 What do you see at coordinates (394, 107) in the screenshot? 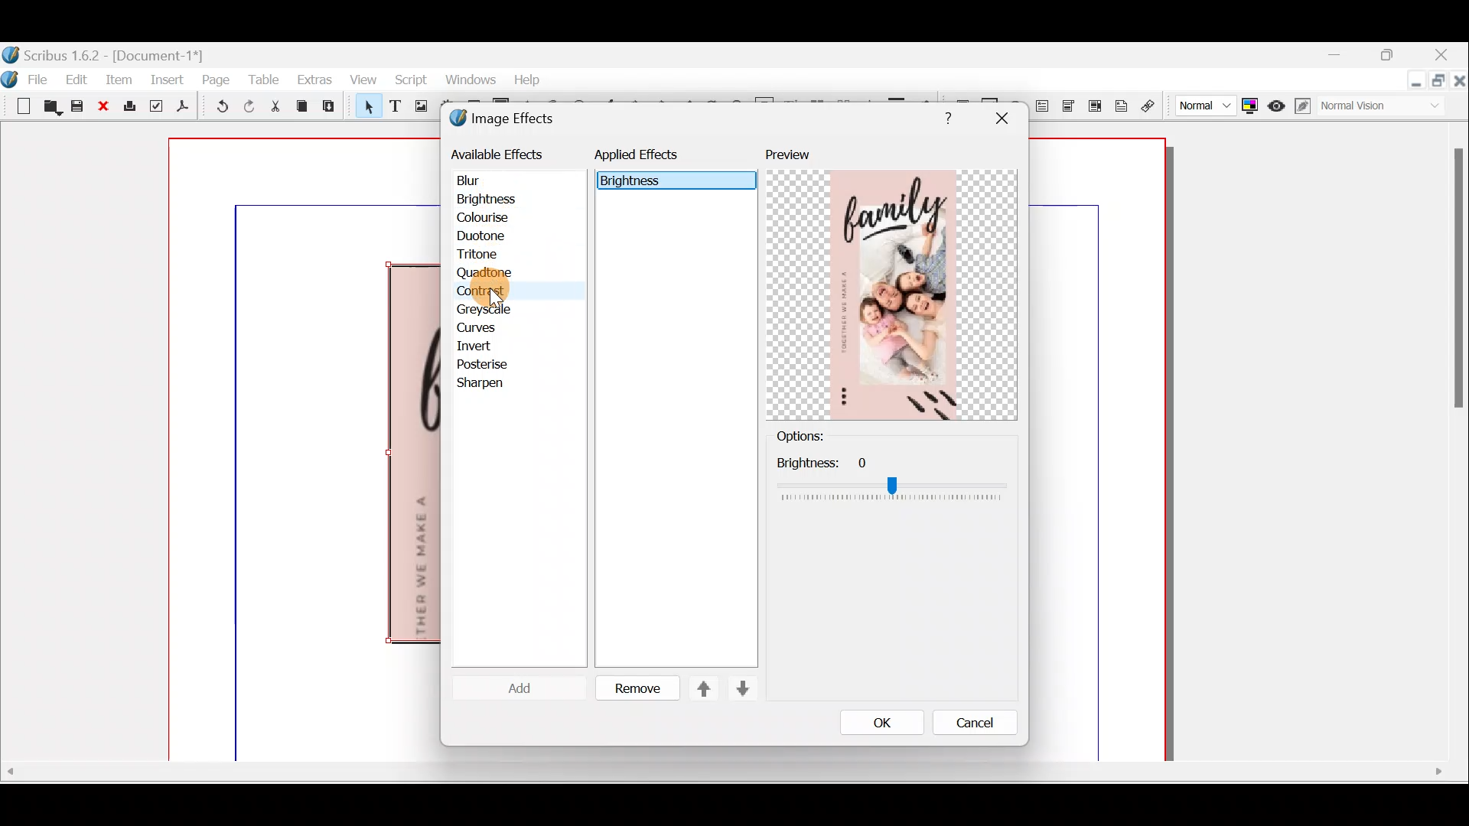
I see `Text frame` at bounding box center [394, 107].